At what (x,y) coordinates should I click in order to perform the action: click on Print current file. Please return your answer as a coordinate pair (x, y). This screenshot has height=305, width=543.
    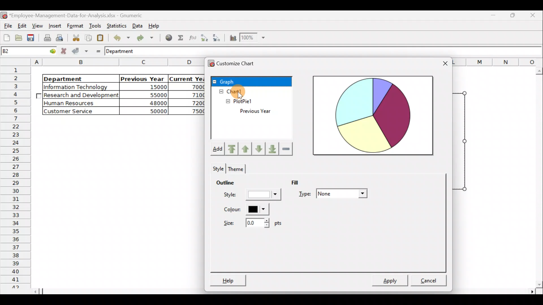
    Looking at the image, I should click on (46, 38).